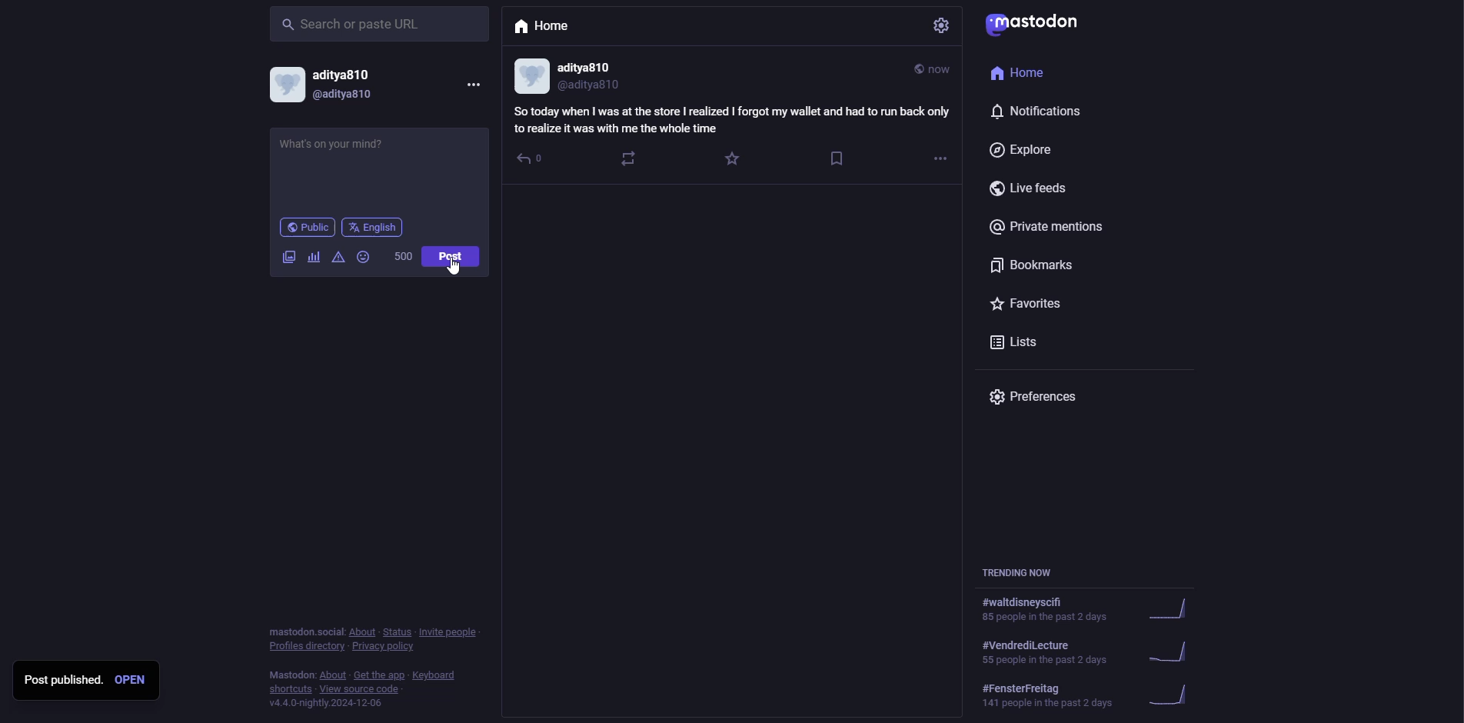 This screenshot has height=723, width=1464. What do you see at coordinates (328, 84) in the screenshot?
I see `account` at bounding box center [328, 84].